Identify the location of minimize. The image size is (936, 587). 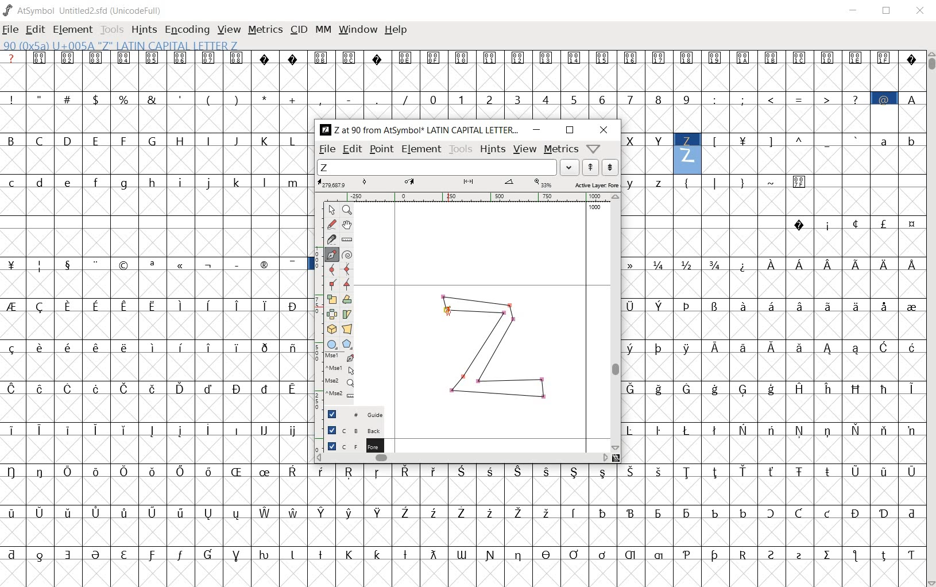
(537, 130).